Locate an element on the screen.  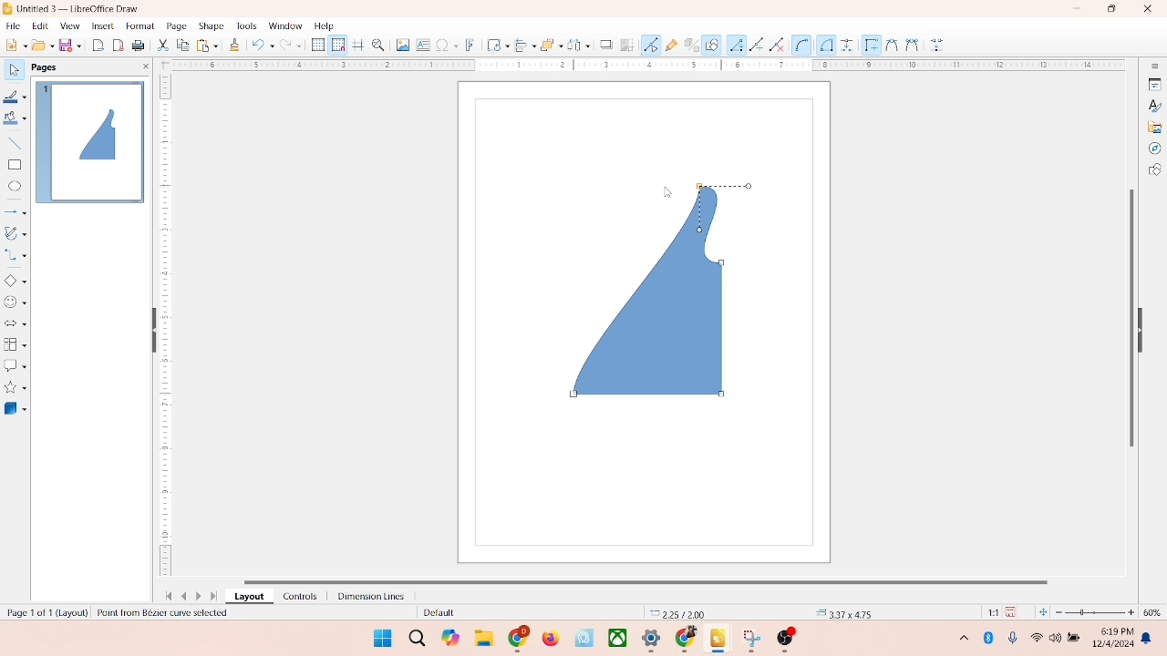
toggle extrusion is located at coordinates (687, 46).